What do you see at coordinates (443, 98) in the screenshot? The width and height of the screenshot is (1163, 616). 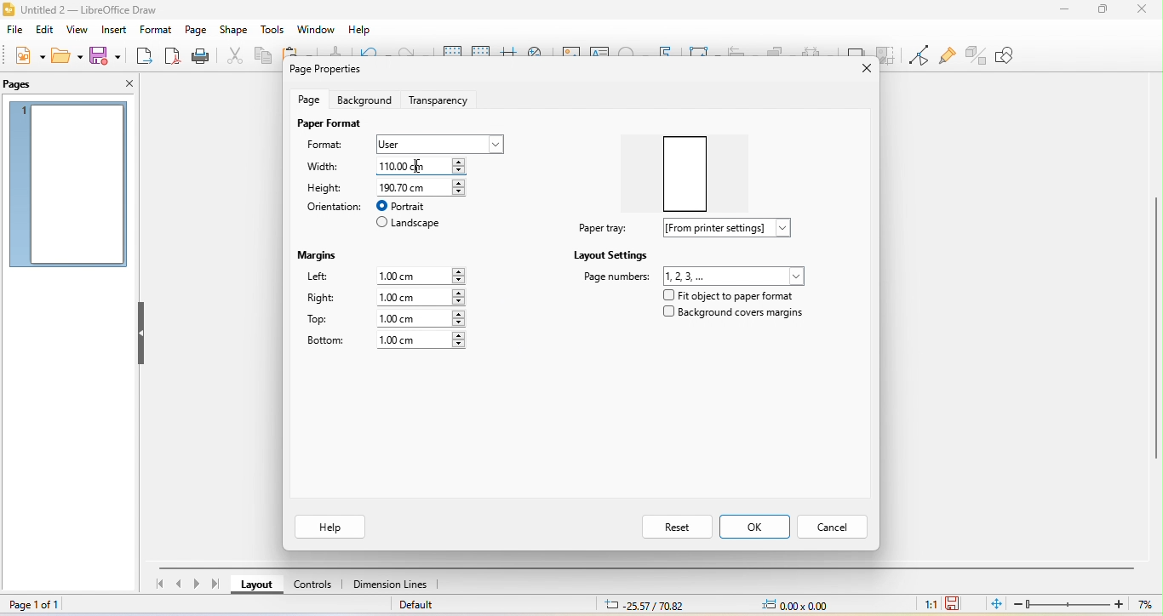 I see `transparency` at bounding box center [443, 98].